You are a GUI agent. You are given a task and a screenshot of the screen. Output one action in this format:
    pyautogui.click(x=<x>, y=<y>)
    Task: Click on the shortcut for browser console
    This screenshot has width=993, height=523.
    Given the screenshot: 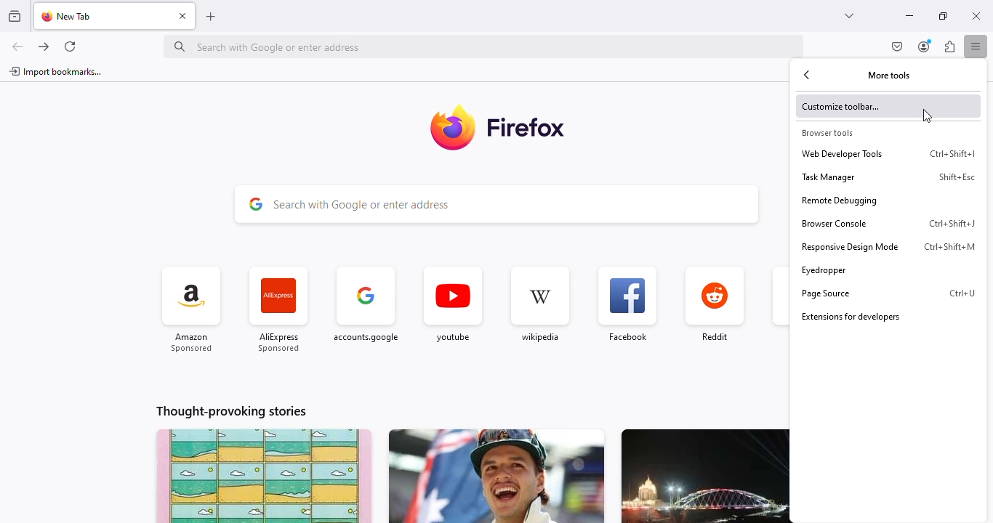 What is the action you would take?
    pyautogui.click(x=953, y=224)
    